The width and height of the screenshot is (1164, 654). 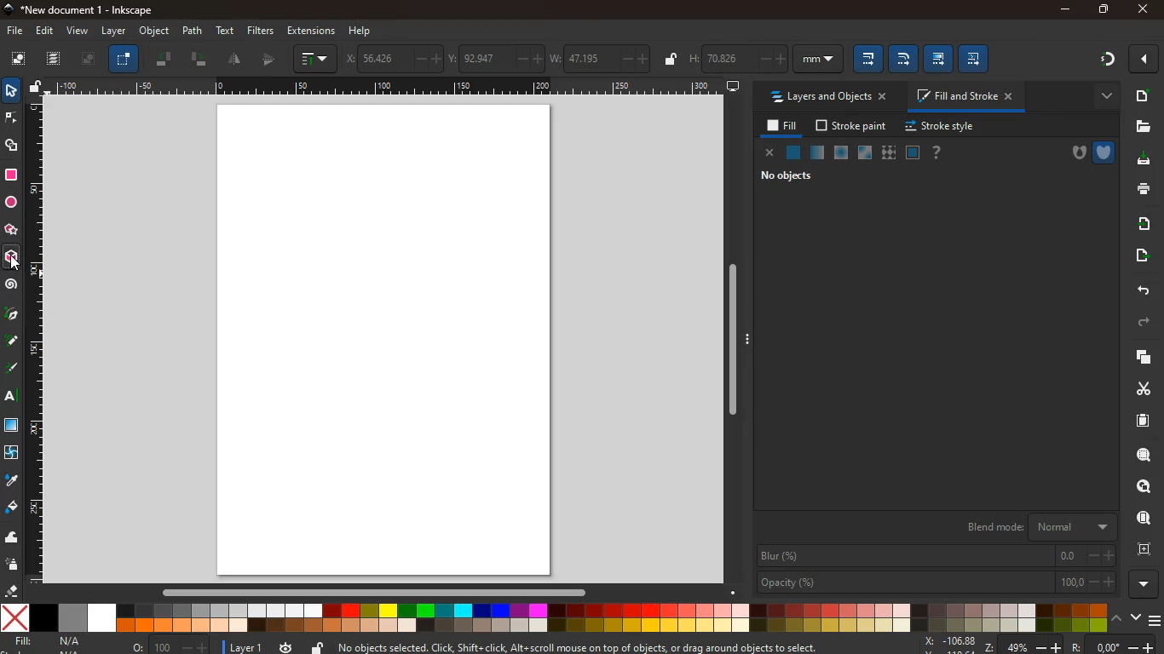 I want to click on stroke paint, so click(x=848, y=126).